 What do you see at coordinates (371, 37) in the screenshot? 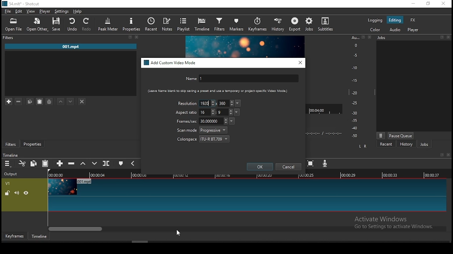
I see `close` at bounding box center [371, 37].